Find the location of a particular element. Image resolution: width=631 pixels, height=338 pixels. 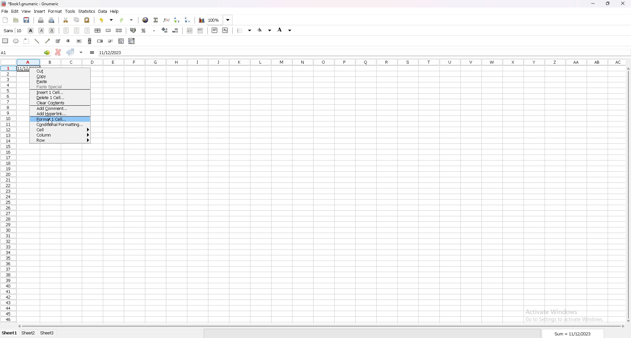

format is located at coordinates (55, 11).